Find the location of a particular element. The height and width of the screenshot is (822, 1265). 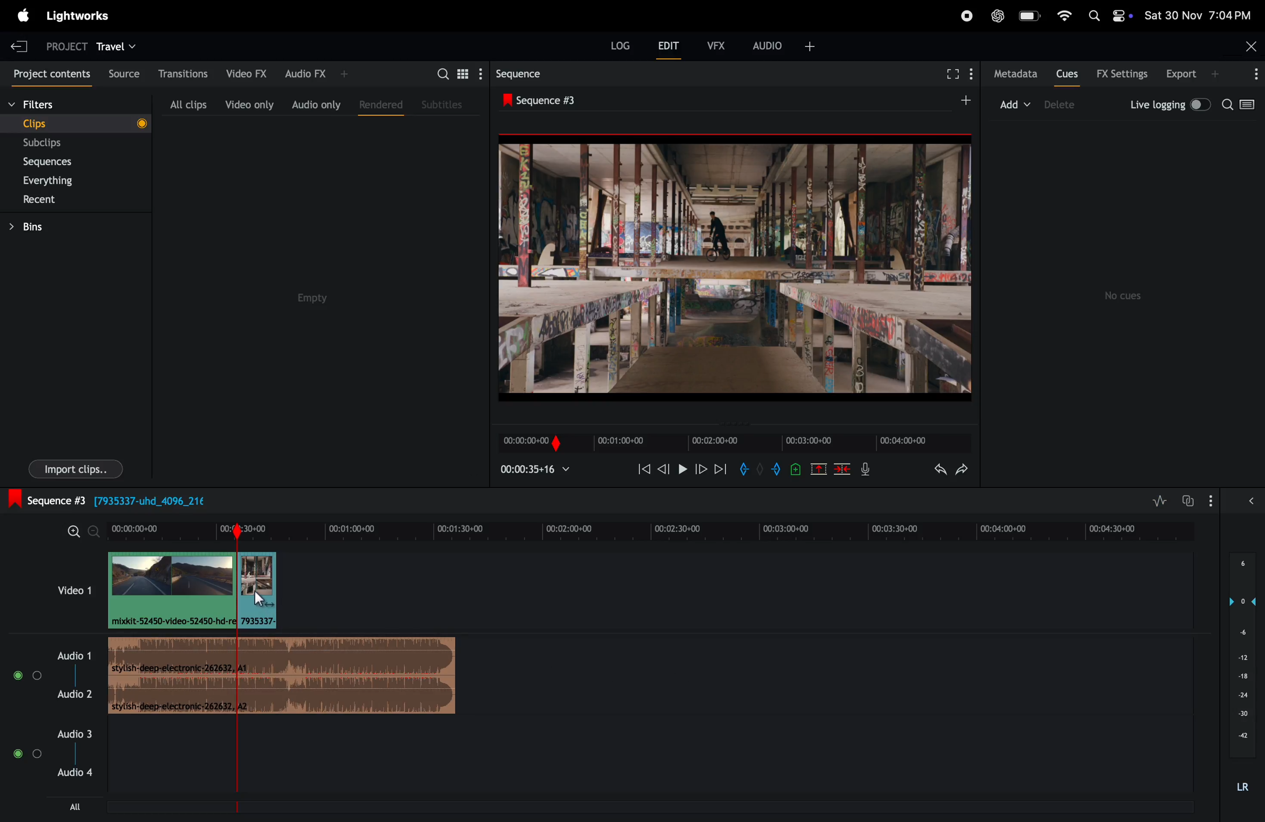

transitions is located at coordinates (179, 73).